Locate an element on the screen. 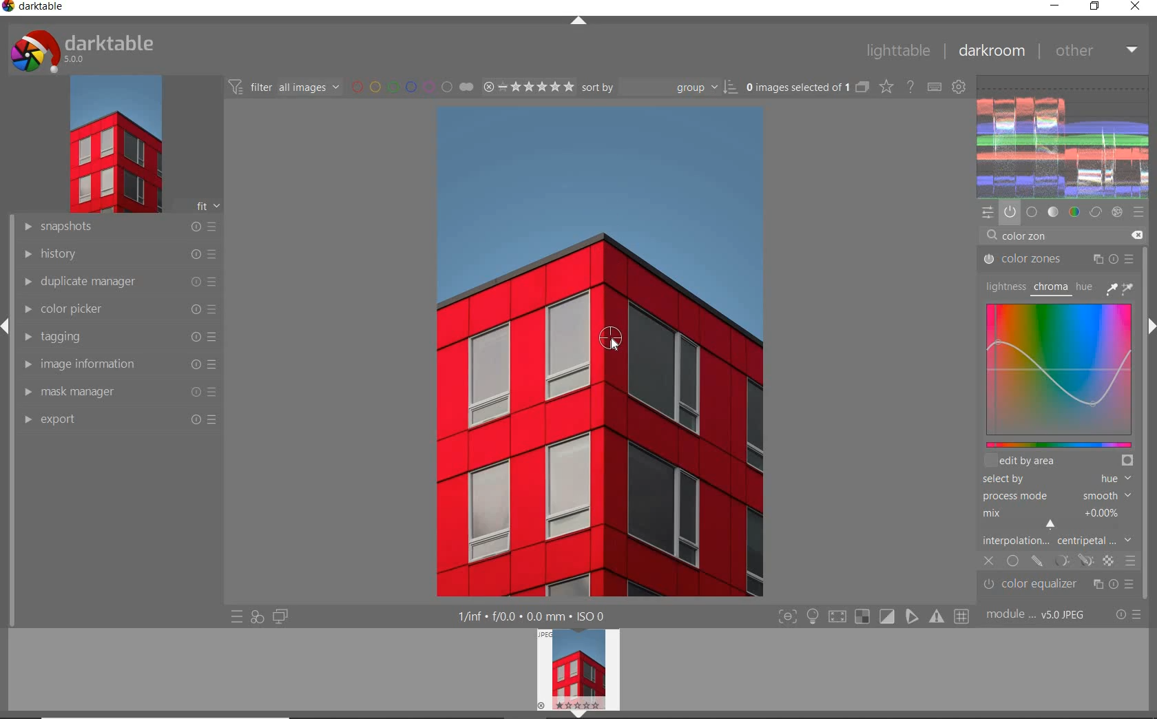 The height and width of the screenshot is (719, 1157). Sort is located at coordinates (660, 88).